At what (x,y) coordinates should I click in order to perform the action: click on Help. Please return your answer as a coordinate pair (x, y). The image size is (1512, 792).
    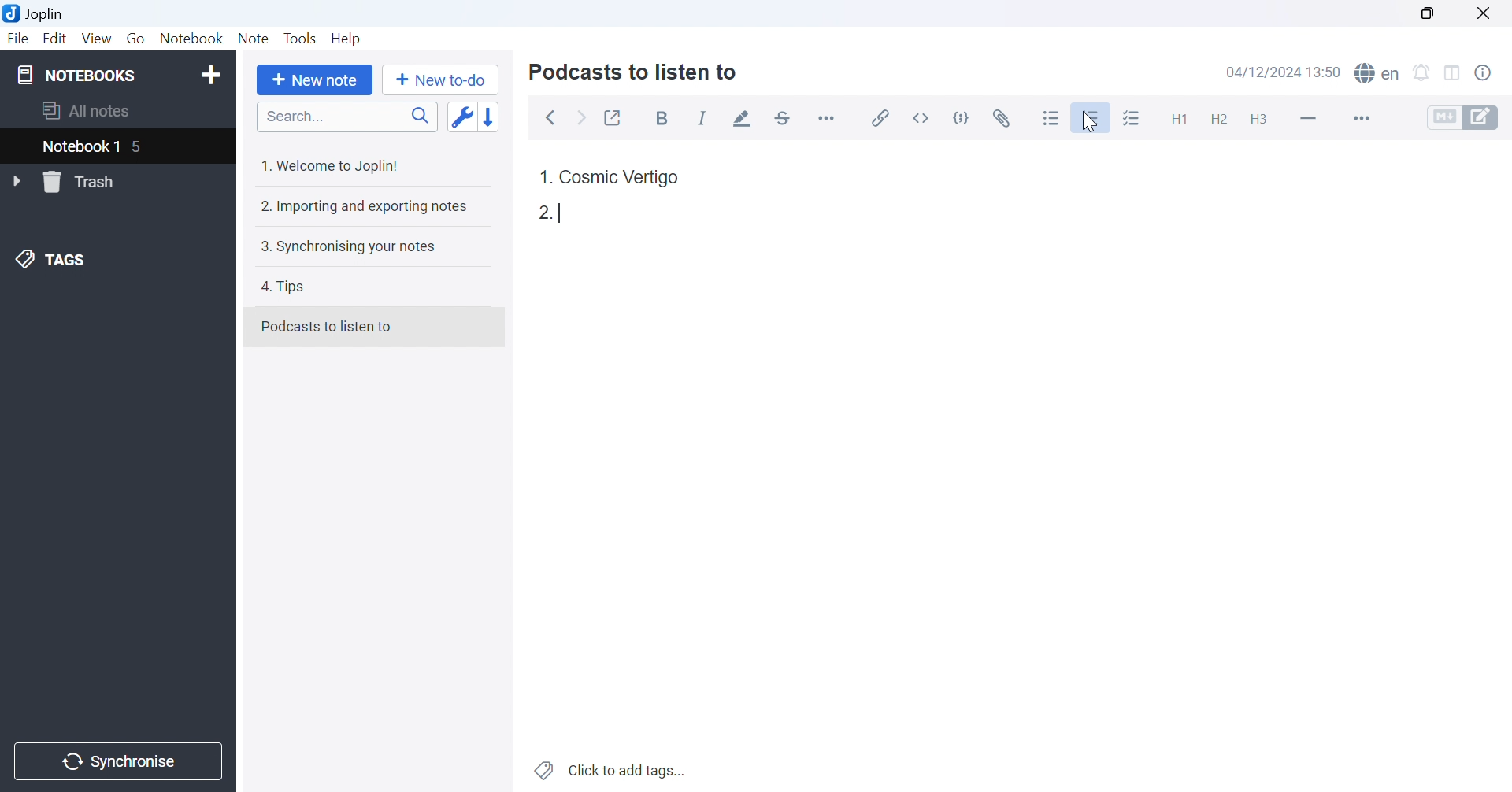
    Looking at the image, I should click on (350, 39).